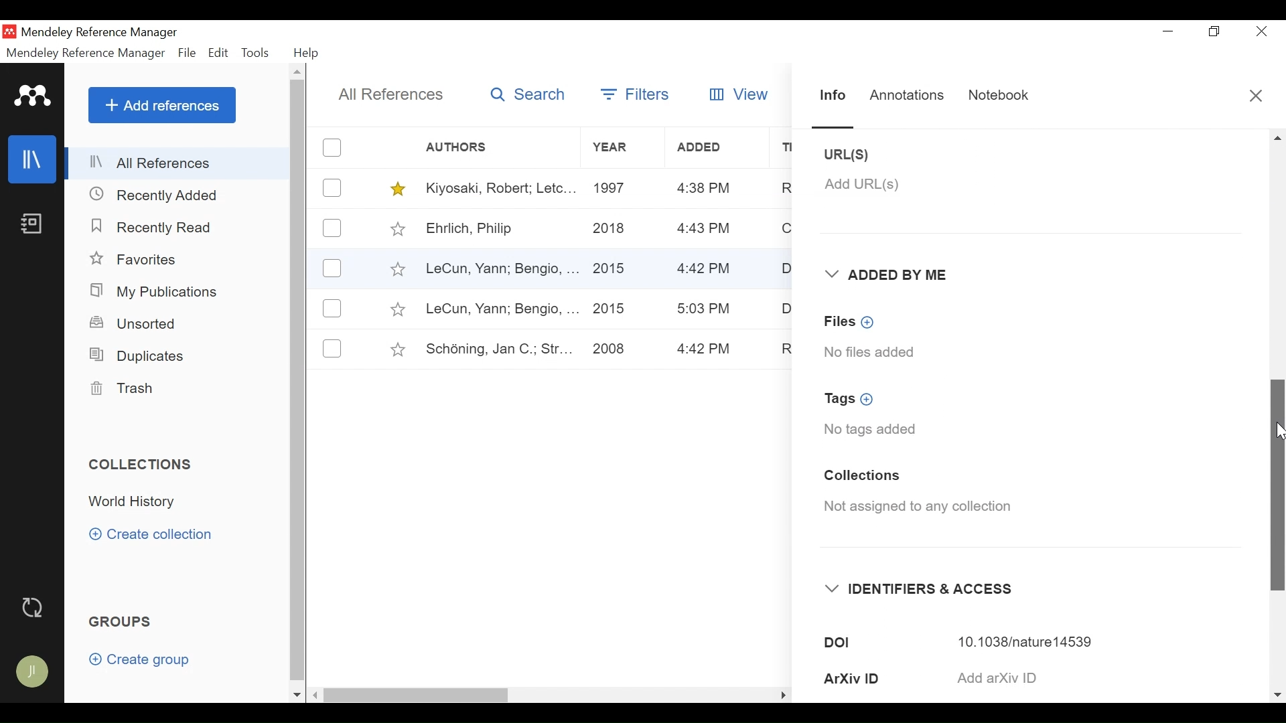  Describe the element at coordinates (622, 148) in the screenshot. I see `Year` at that location.